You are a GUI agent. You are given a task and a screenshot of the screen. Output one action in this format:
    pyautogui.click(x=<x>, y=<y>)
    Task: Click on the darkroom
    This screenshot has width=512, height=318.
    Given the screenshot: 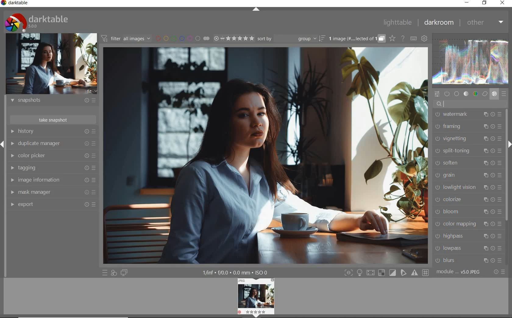 What is the action you would take?
    pyautogui.click(x=439, y=23)
    